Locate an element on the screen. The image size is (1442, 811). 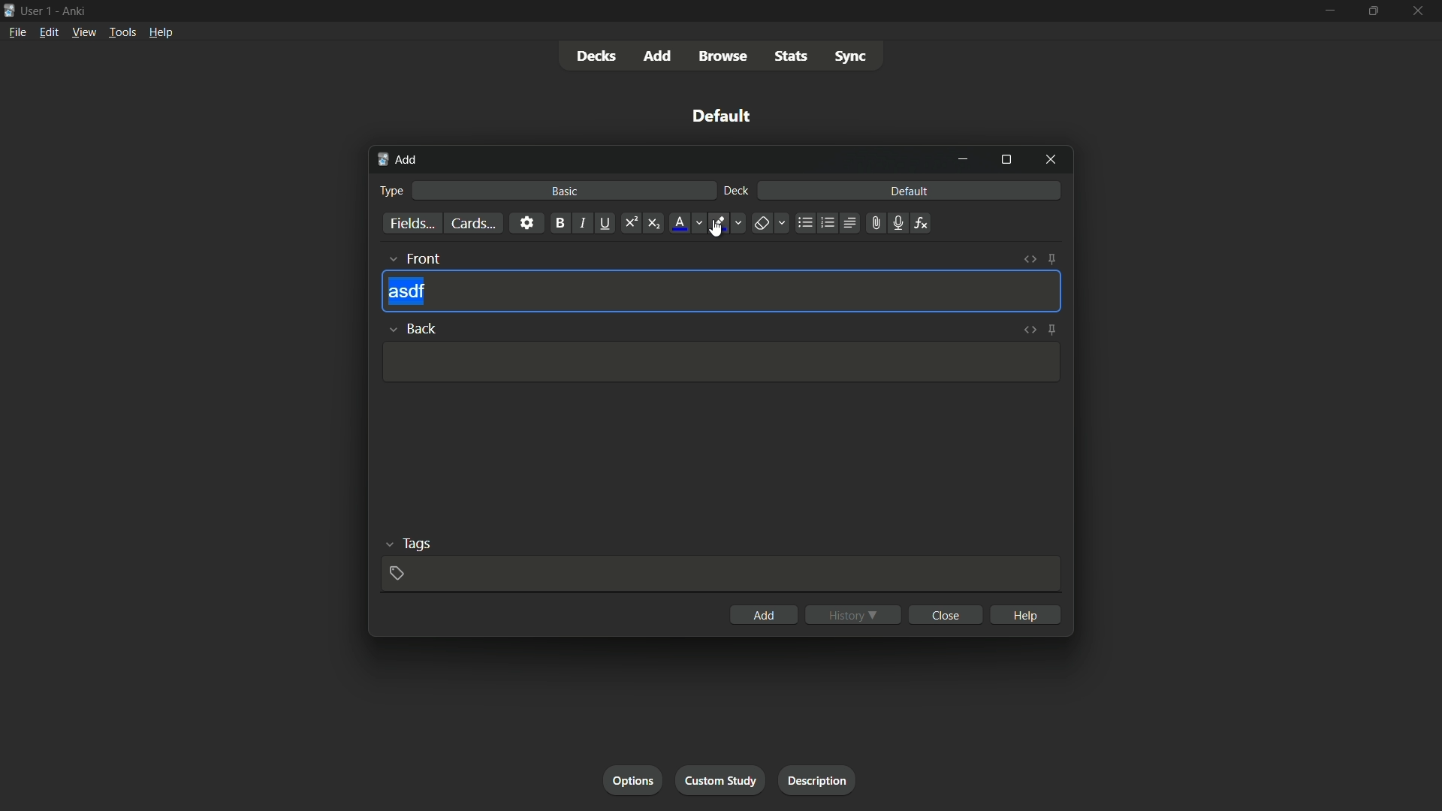
Input Template is located at coordinates (718, 363).